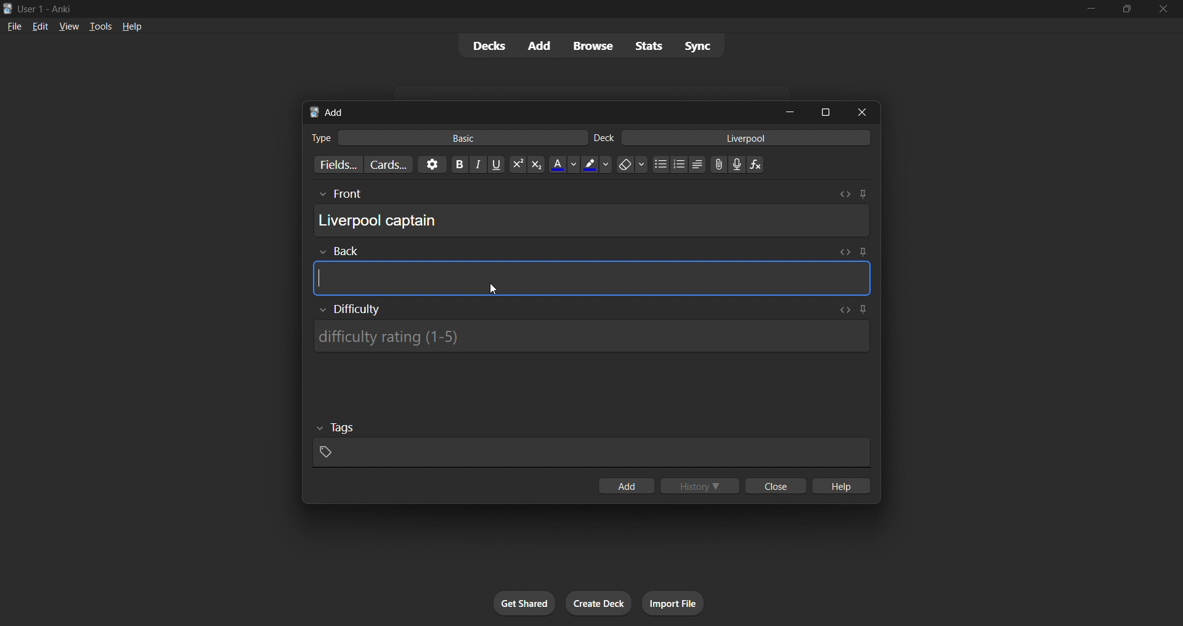 The image size is (1183, 626). I want to click on create deck, so click(599, 603).